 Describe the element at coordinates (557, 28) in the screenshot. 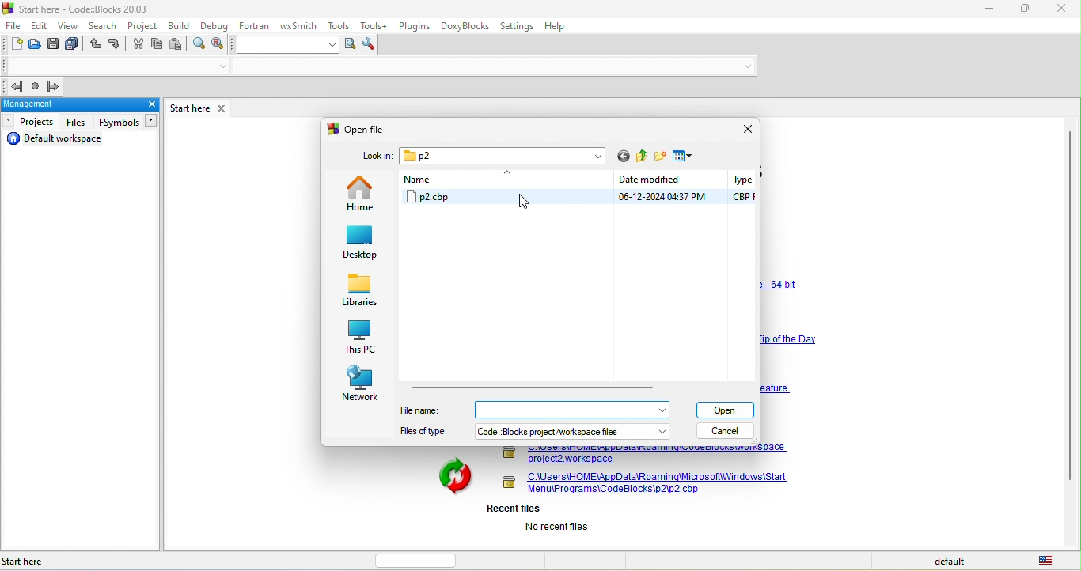

I see `help` at that location.